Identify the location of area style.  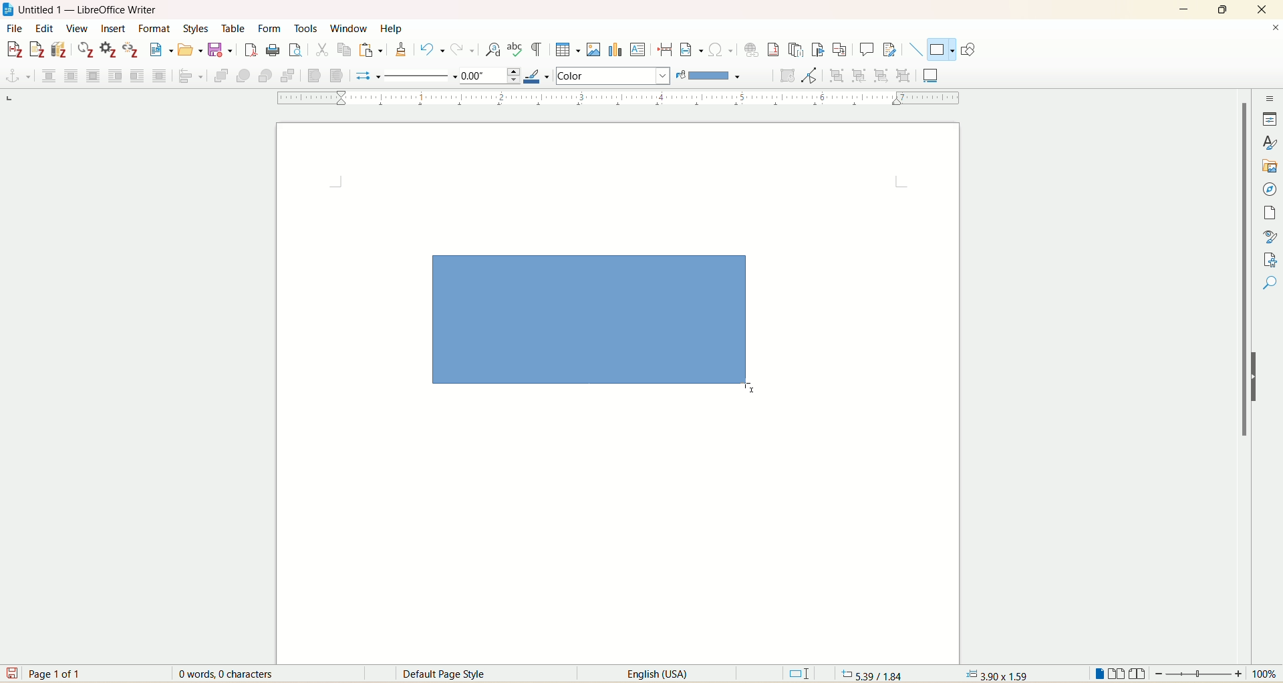
(613, 76).